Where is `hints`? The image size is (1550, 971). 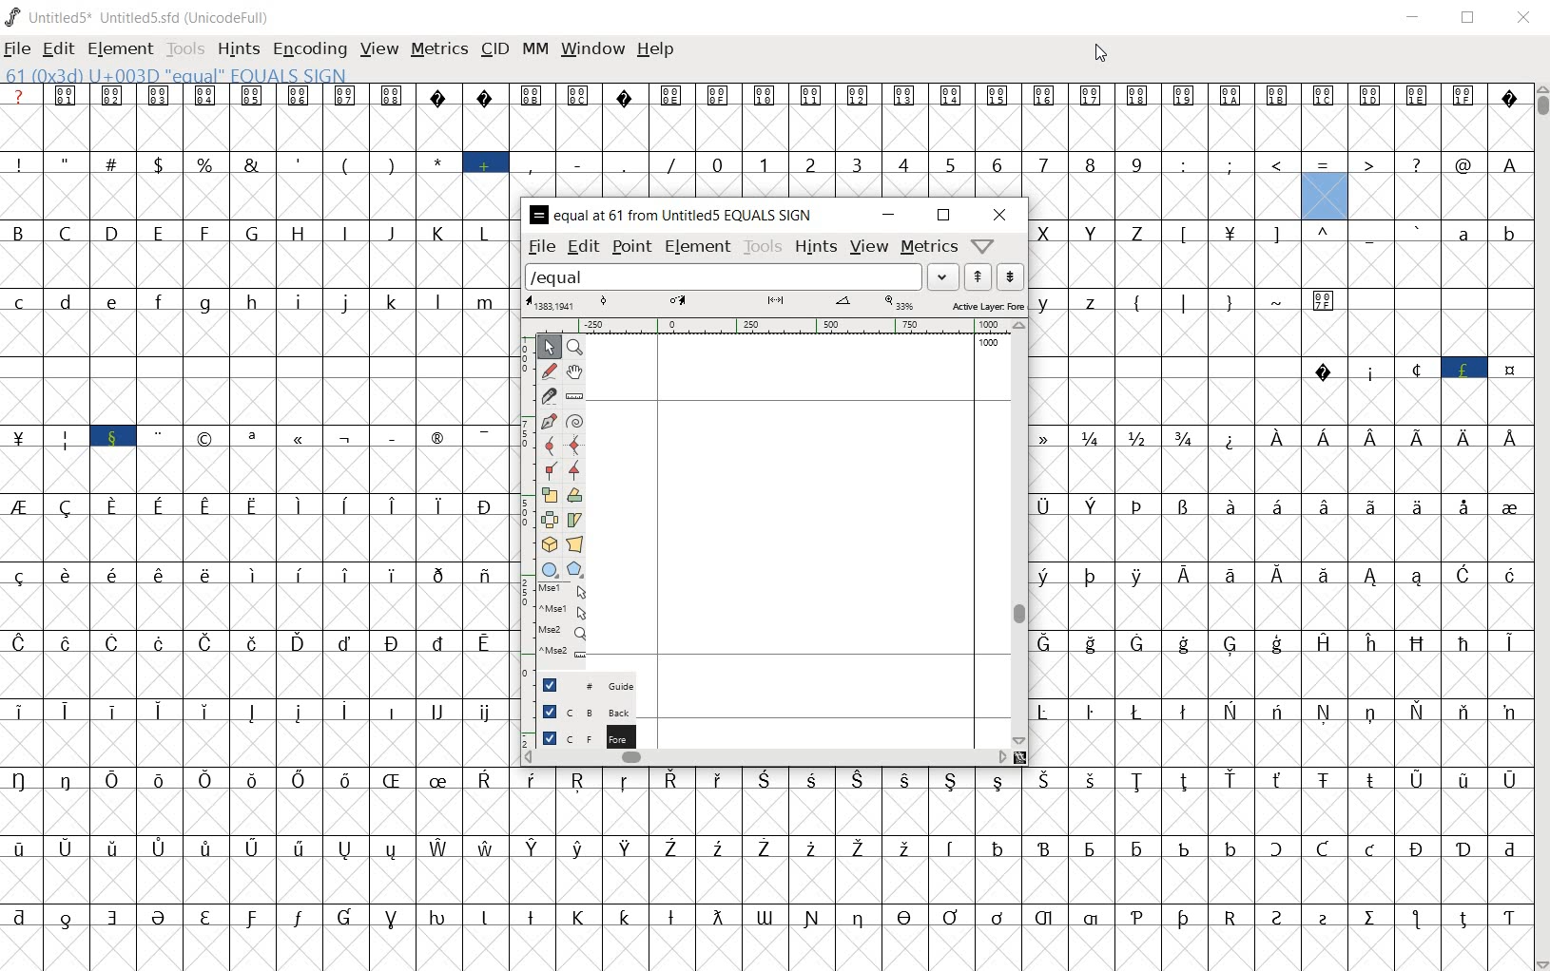 hints is located at coordinates (236, 48).